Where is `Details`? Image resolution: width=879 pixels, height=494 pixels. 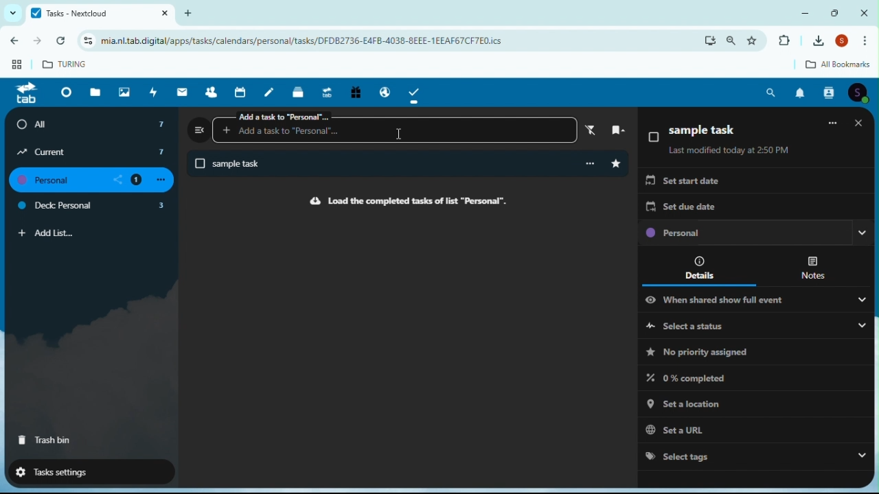 Details is located at coordinates (703, 267).